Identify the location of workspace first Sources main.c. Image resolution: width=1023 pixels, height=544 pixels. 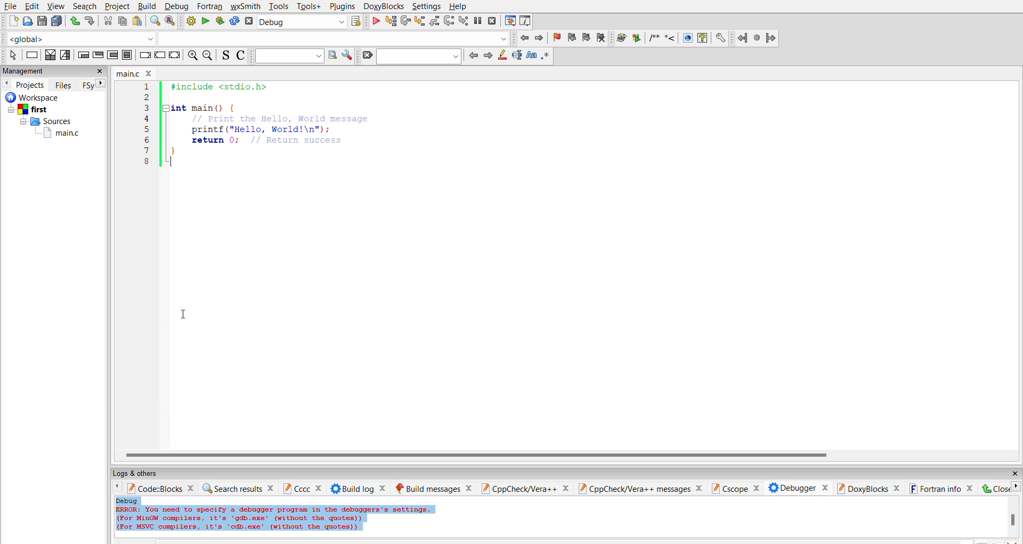
(47, 117).